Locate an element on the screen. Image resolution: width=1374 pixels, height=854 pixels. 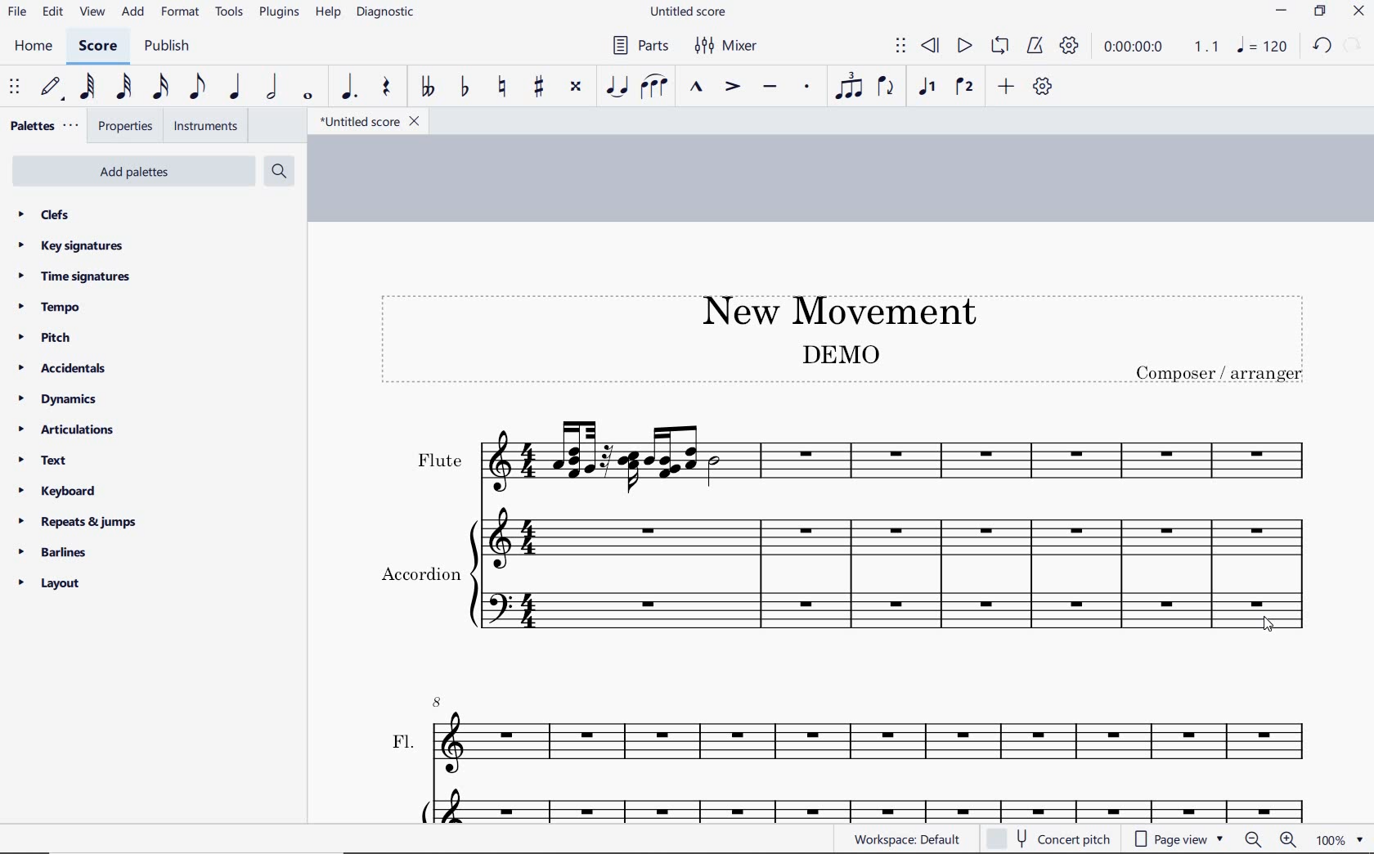
toggle natural is located at coordinates (504, 88).